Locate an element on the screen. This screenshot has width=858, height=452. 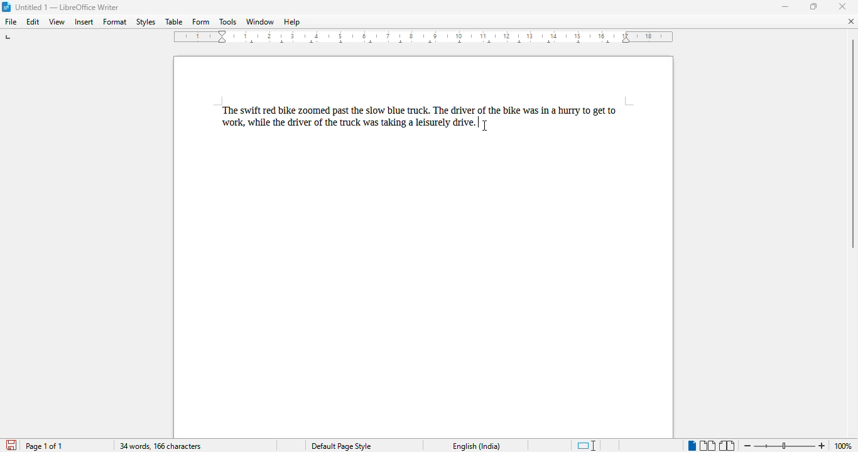
standard selection is located at coordinates (587, 446).